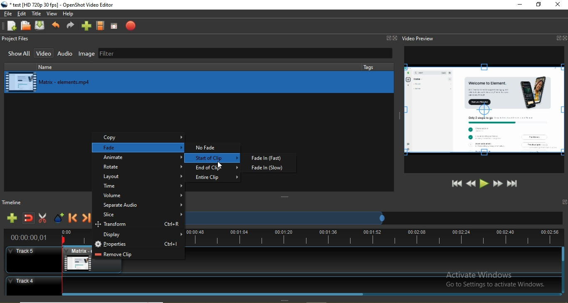 The image size is (568, 303). What do you see at coordinates (218, 169) in the screenshot?
I see `end of clip` at bounding box center [218, 169].